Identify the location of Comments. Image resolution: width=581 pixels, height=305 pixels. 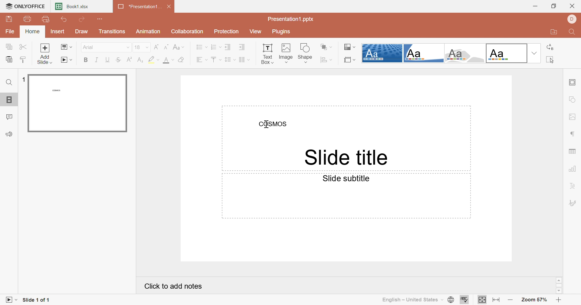
(8, 116).